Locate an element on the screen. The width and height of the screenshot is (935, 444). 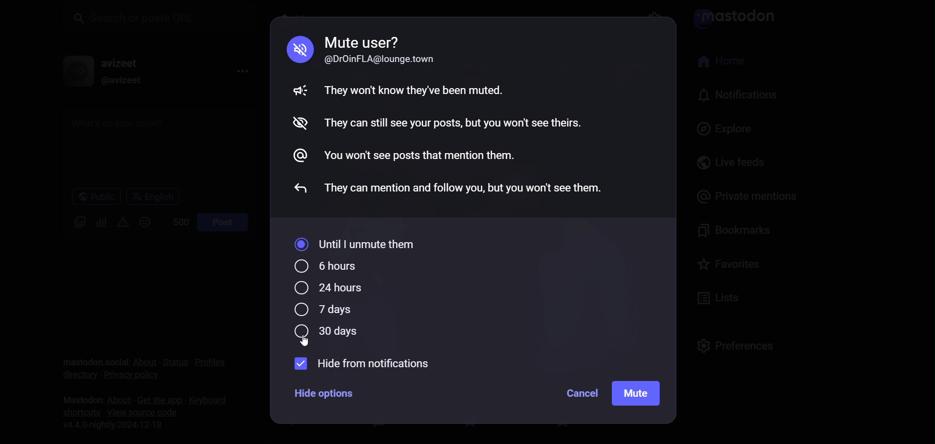
mute guidelines is located at coordinates (466, 120).